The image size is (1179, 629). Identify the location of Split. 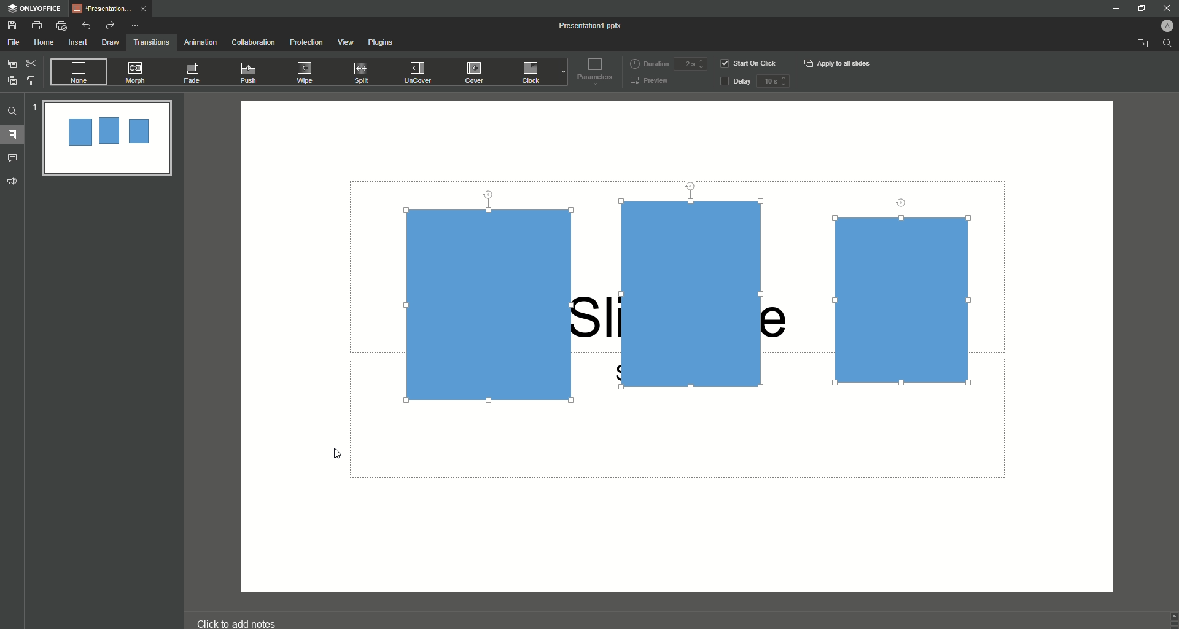
(364, 74).